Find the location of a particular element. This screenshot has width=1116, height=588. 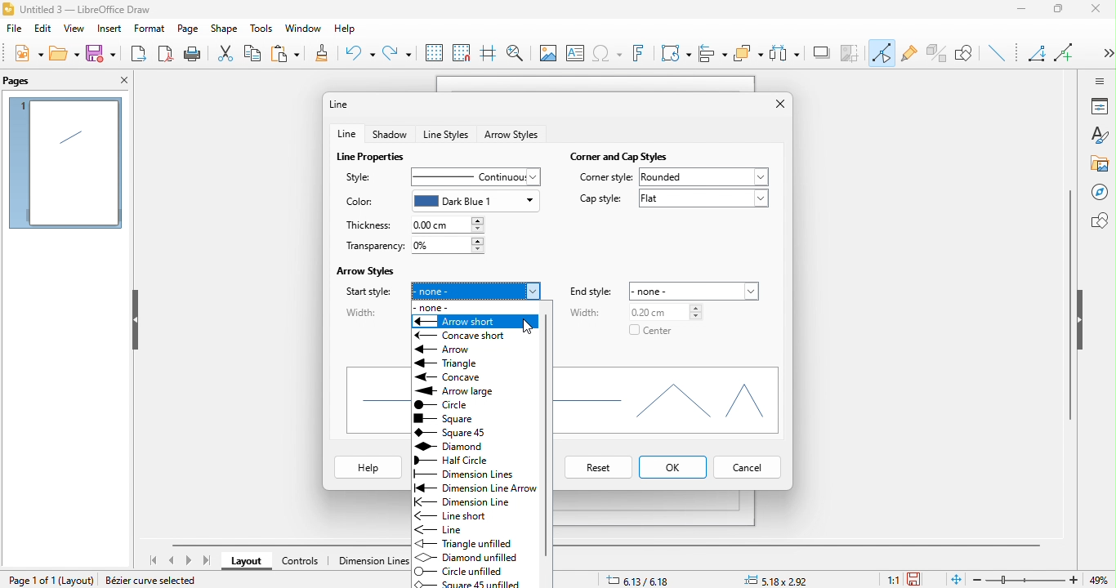

view is located at coordinates (72, 31).